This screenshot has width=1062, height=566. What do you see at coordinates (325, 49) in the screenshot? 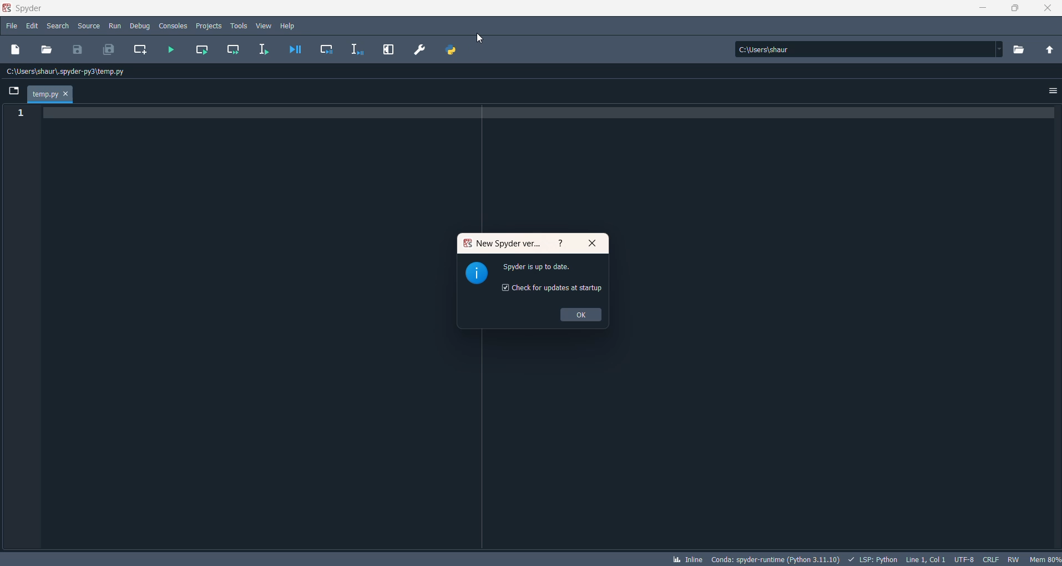
I see `debug cell` at bounding box center [325, 49].